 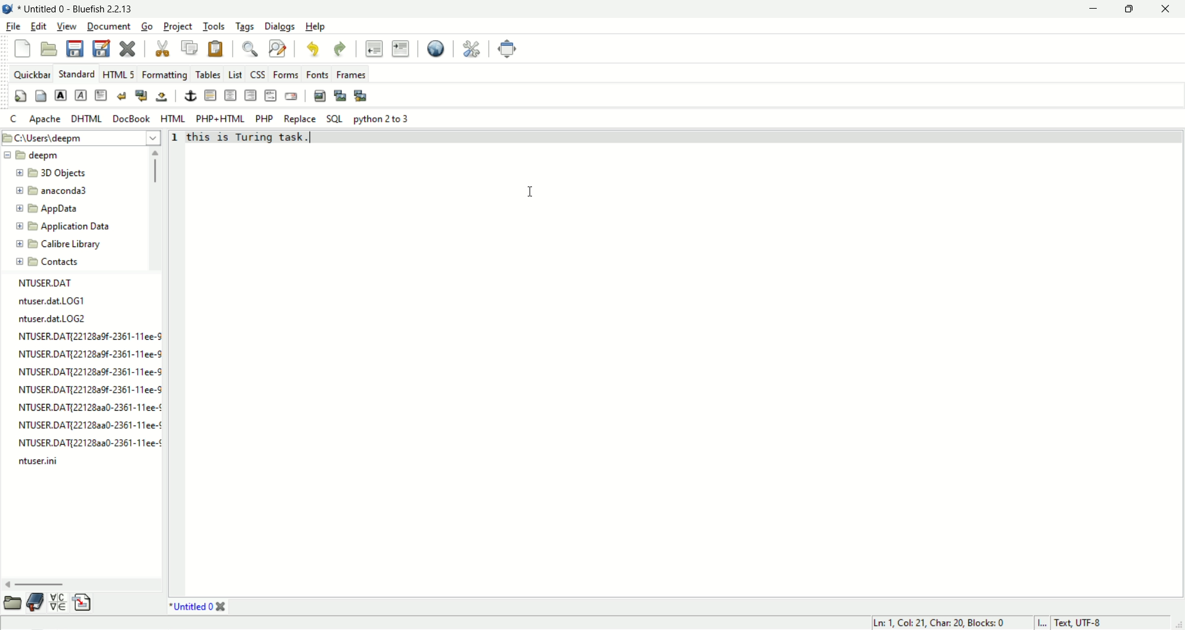 What do you see at coordinates (1132, 10) in the screenshot?
I see `maximize` at bounding box center [1132, 10].